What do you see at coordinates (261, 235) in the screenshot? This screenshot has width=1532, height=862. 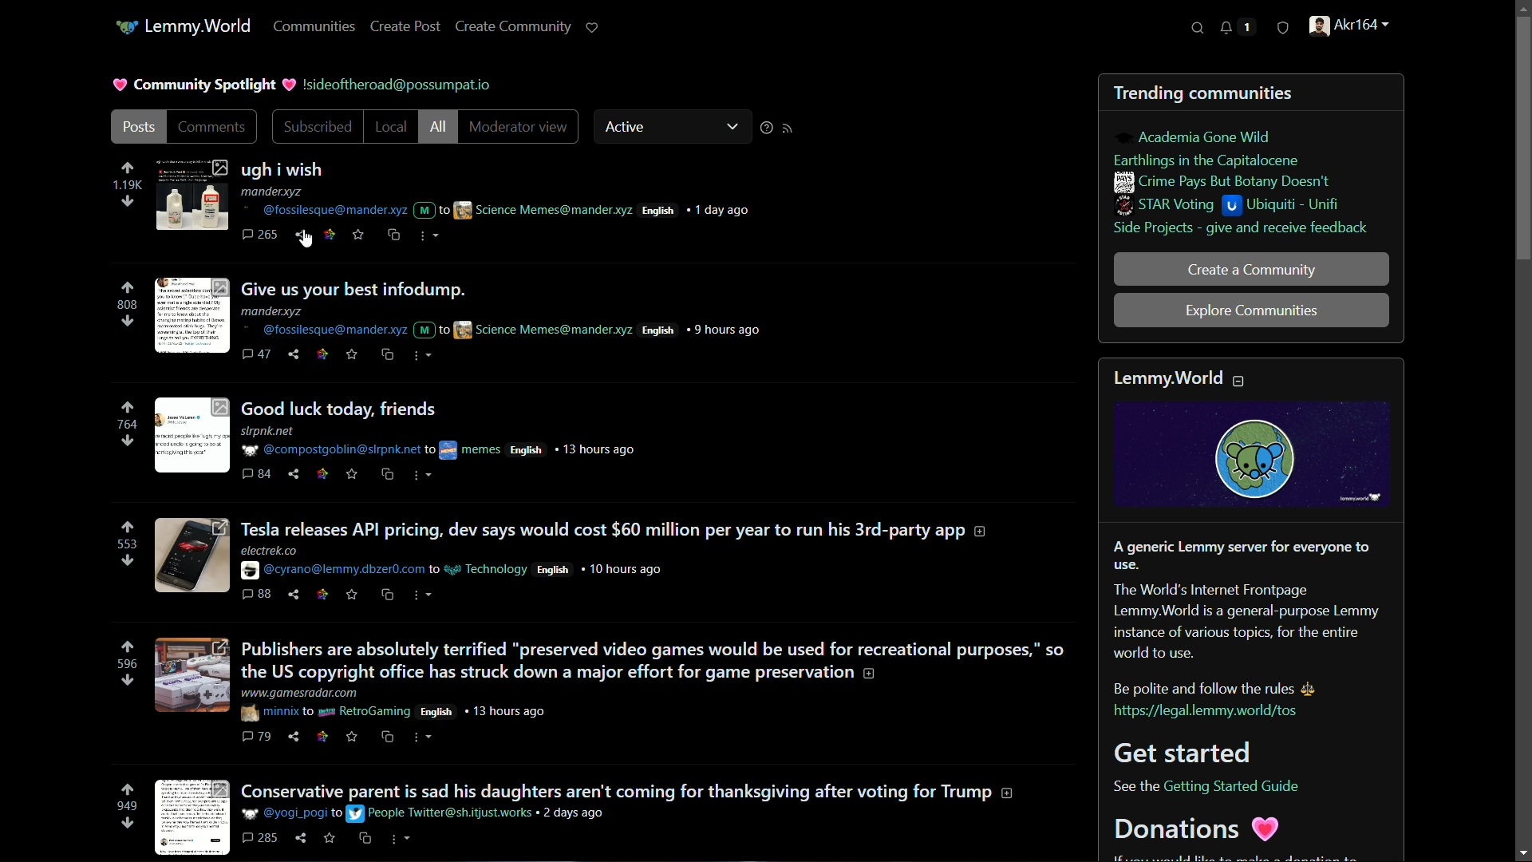 I see `265 comments` at bounding box center [261, 235].